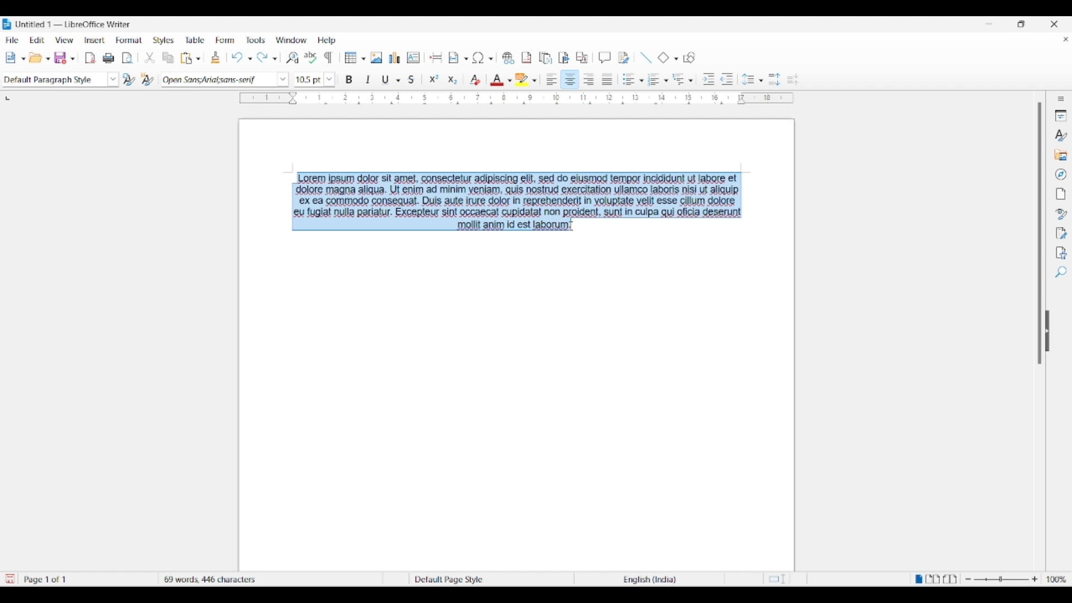  Describe the element at coordinates (398, 80) in the screenshot. I see `Underline options` at that location.